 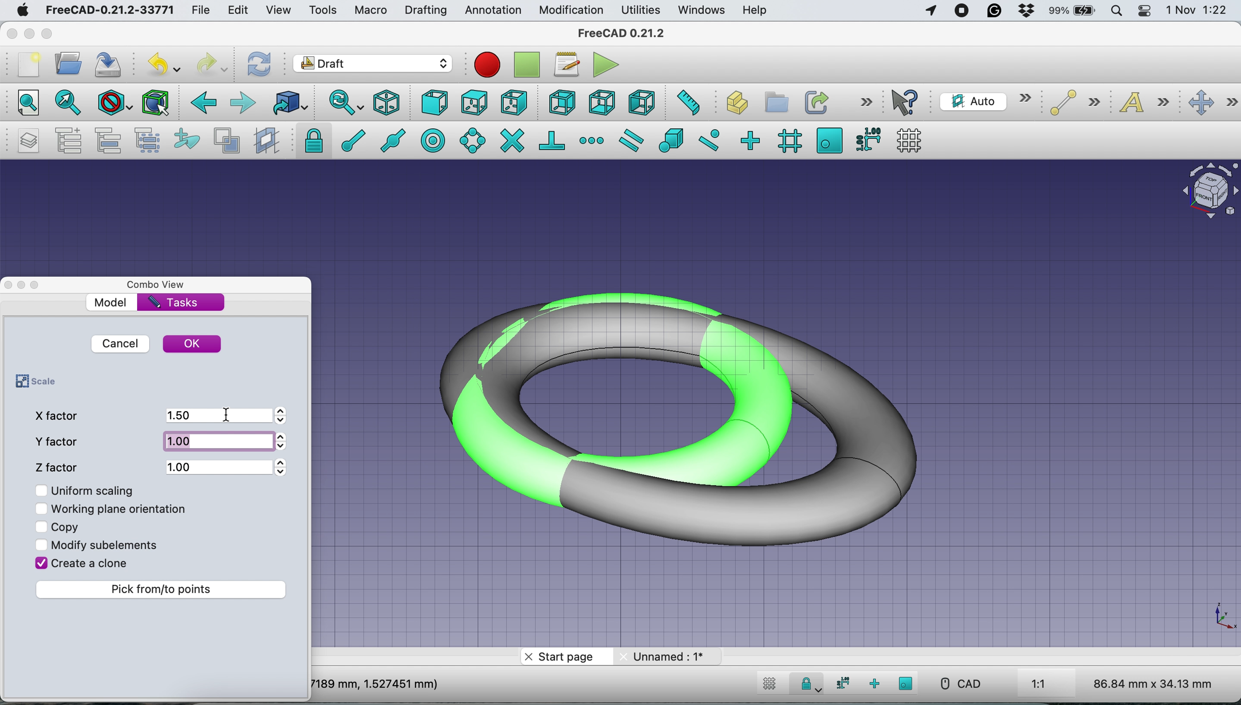 What do you see at coordinates (473, 102) in the screenshot?
I see `top` at bounding box center [473, 102].